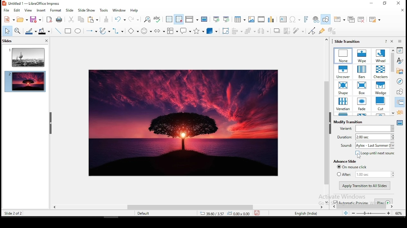 This screenshot has height=228, width=407. Describe the element at coordinates (104, 31) in the screenshot. I see `curves and polygons` at that location.